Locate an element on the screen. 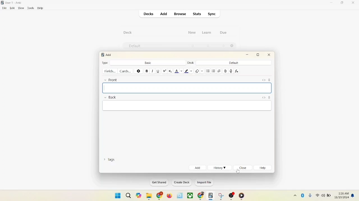 The height and width of the screenshot is (201, 359). close is located at coordinates (269, 56).